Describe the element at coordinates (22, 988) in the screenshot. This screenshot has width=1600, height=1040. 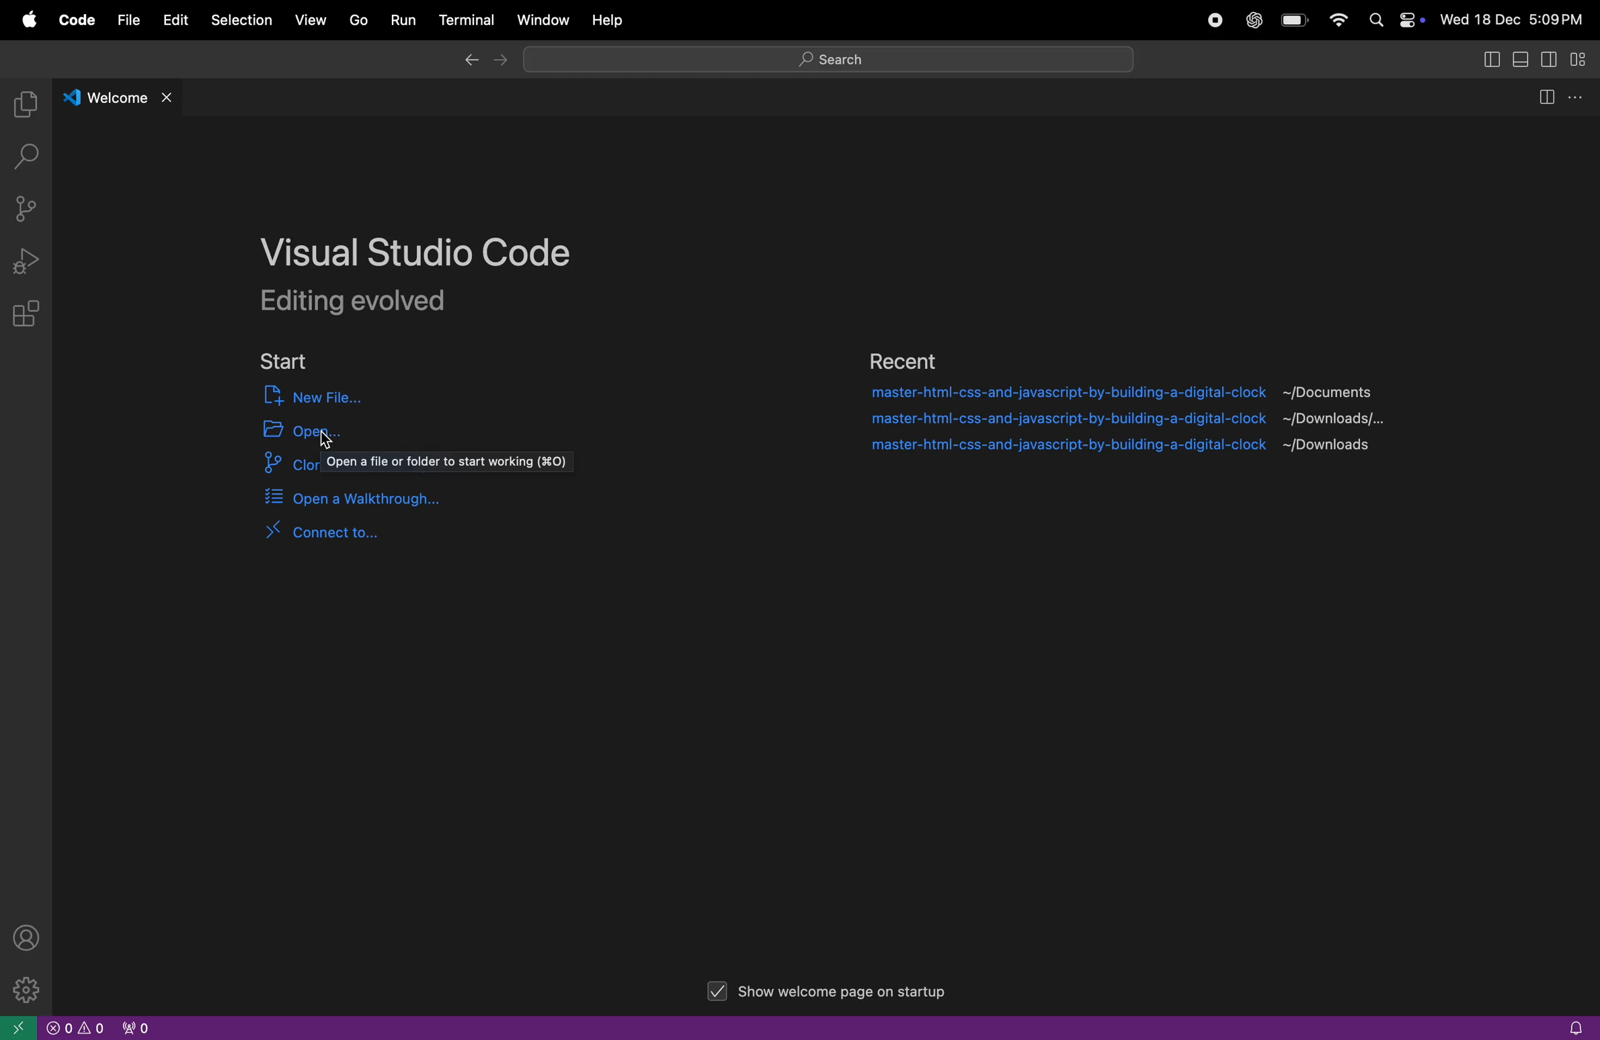
I see `settings` at that location.